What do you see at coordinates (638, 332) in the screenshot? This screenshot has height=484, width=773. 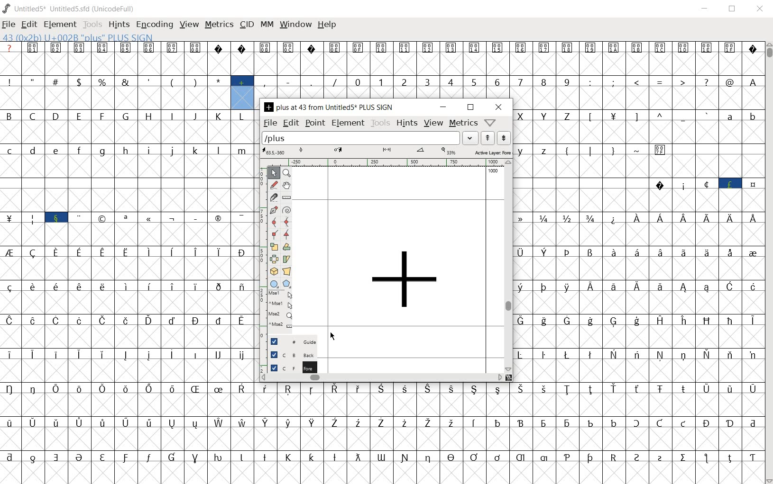 I see `` at bounding box center [638, 332].